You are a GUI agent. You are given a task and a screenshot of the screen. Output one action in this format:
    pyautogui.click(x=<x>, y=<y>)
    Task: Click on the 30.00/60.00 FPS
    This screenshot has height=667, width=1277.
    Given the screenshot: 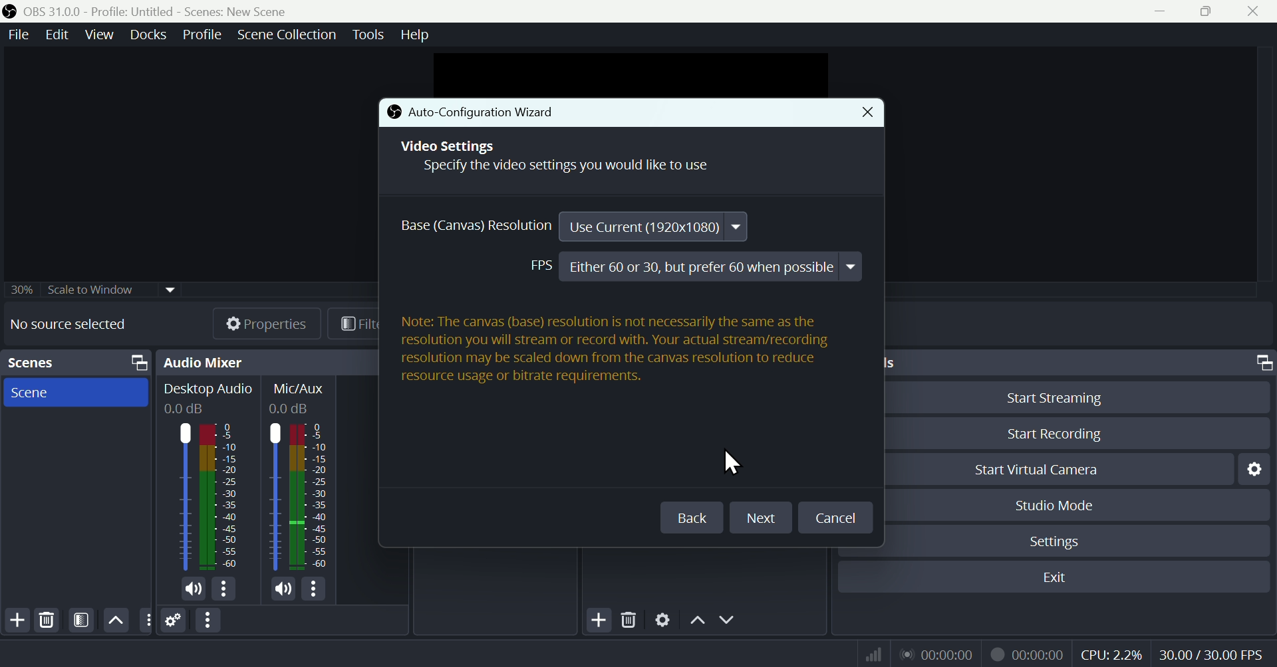 What is the action you would take?
    pyautogui.click(x=1214, y=651)
    